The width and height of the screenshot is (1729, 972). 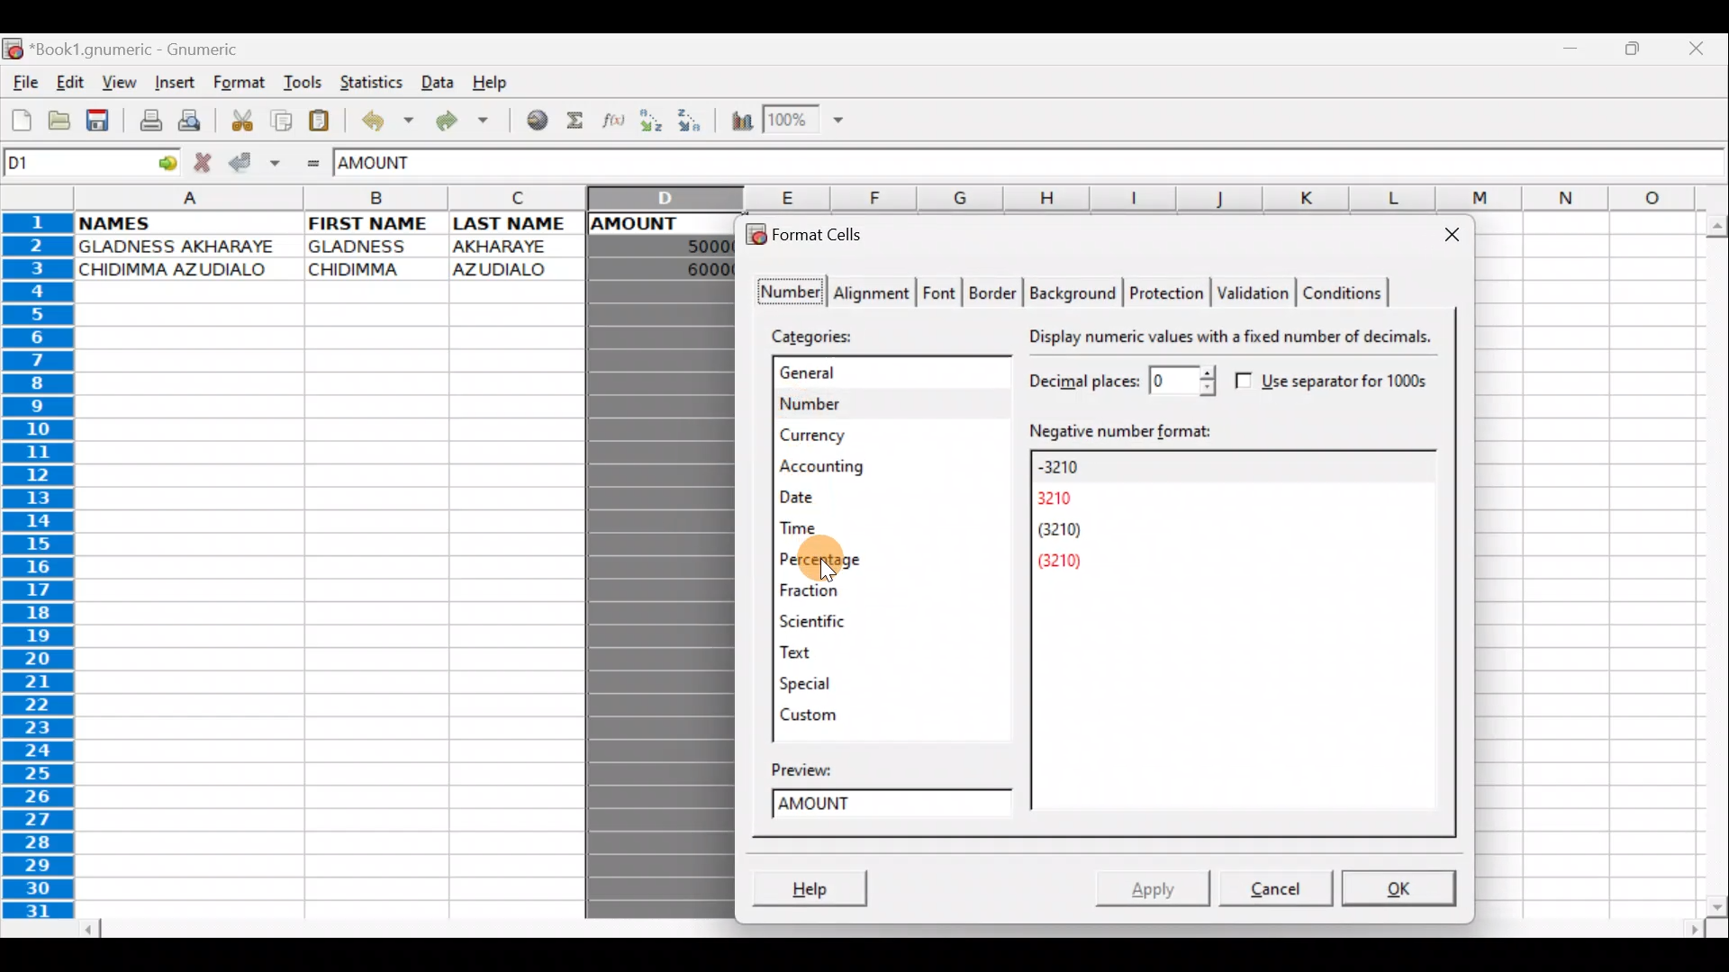 What do you see at coordinates (1576, 52) in the screenshot?
I see `Minimize` at bounding box center [1576, 52].